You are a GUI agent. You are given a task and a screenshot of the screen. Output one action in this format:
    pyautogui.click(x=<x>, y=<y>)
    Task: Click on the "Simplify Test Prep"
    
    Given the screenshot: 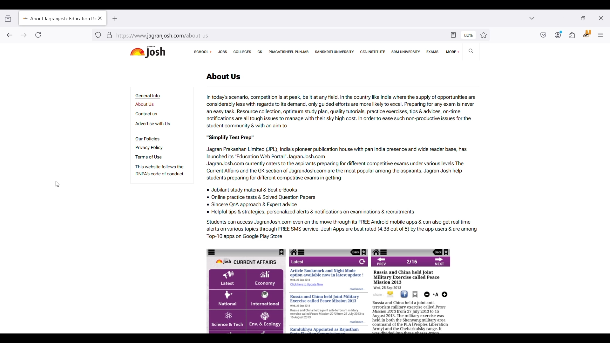 What is the action you would take?
    pyautogui.click(x=234, y=138)
    